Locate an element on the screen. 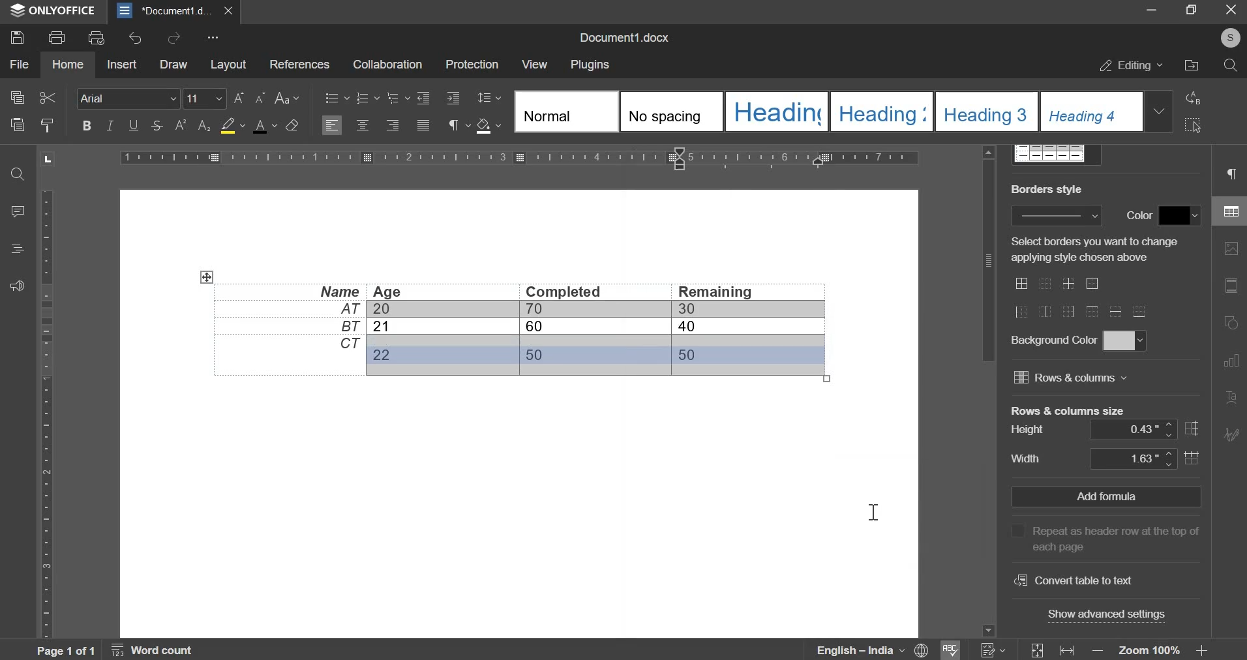  background color is located at coordinates (228, 127).